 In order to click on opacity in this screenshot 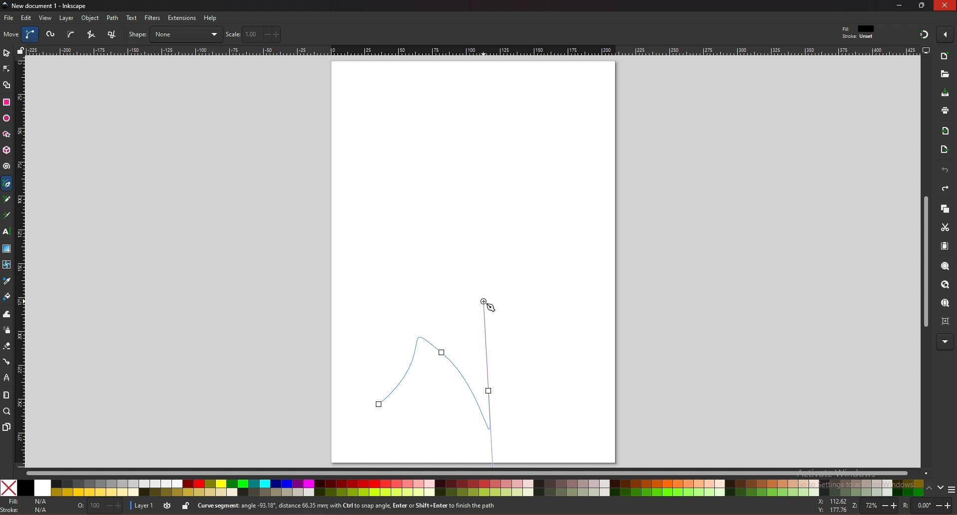, I will do `click(101, 507)`.